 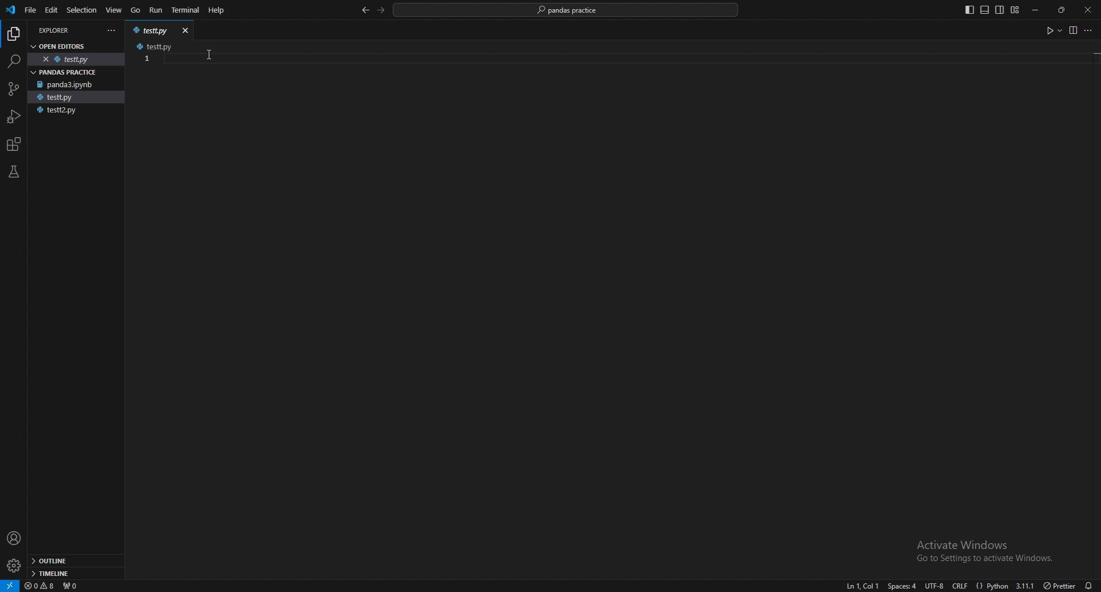 I want to click on forward, so click(x=381, y=10).